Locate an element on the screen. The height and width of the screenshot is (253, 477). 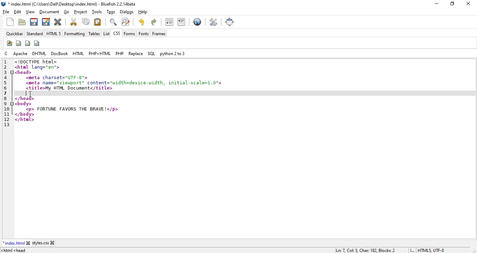
save file as is located at coordinates (45, 21).